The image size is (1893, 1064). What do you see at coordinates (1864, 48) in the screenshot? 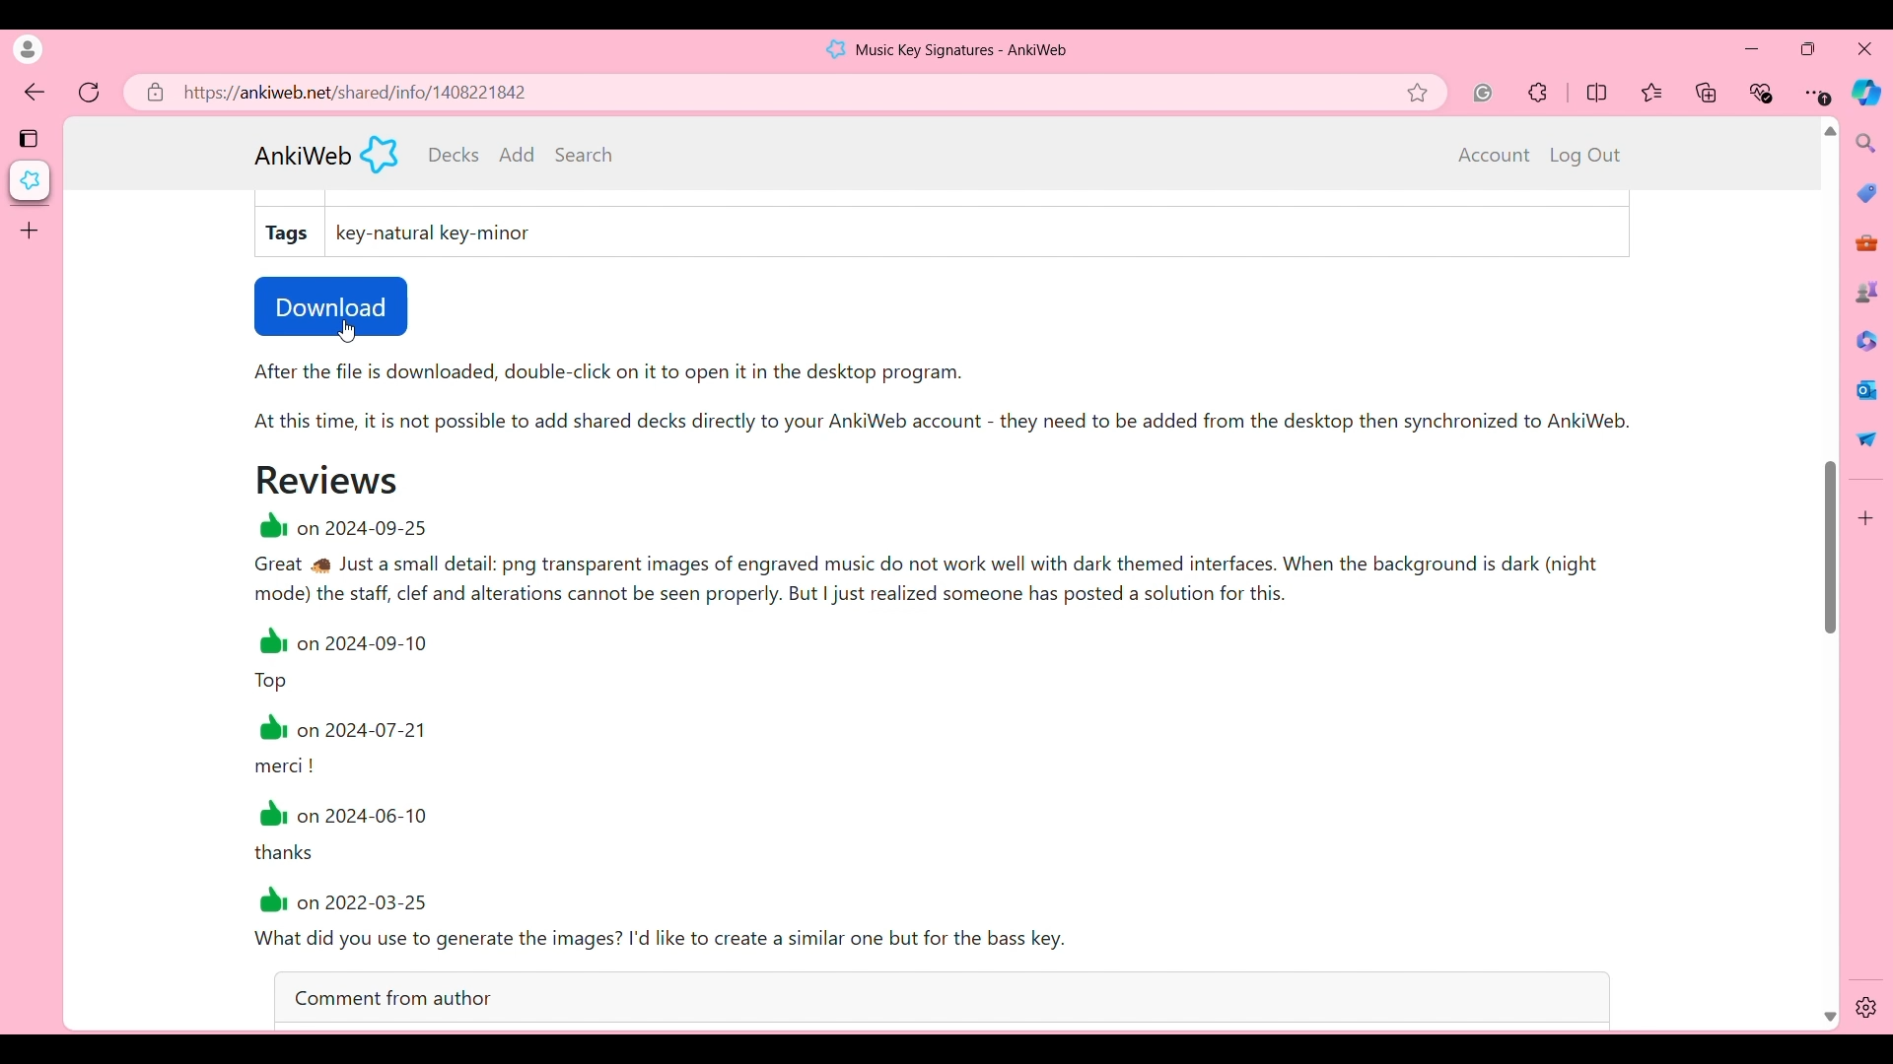
I see `Close browser` at bounding box center [1864, 48].